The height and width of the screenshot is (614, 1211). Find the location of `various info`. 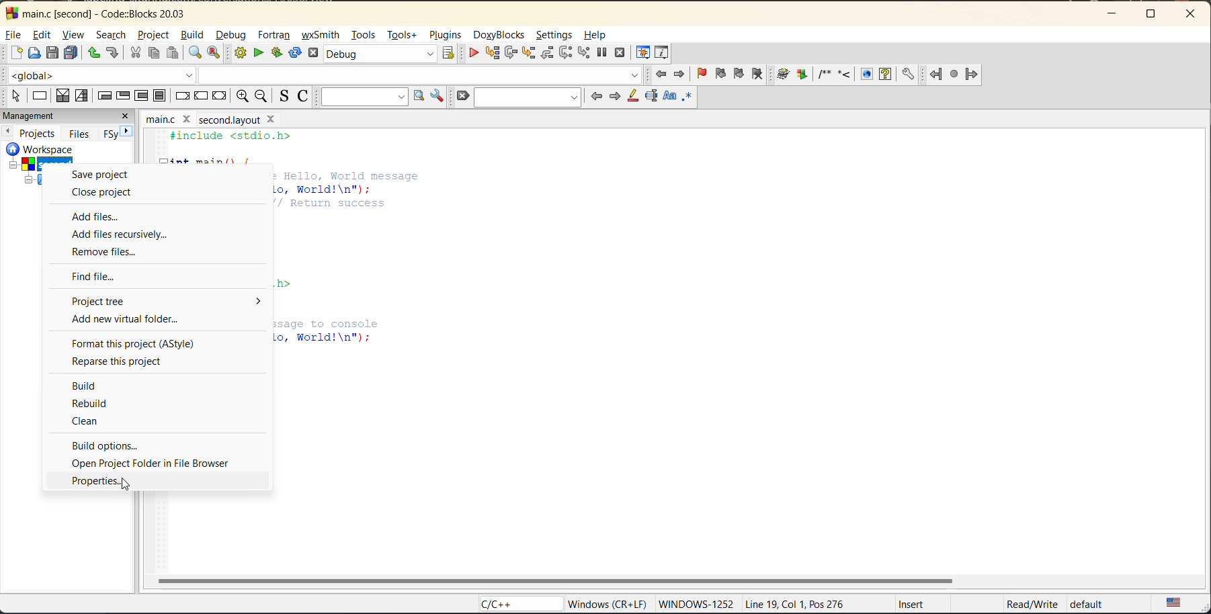

various info is located at coordinates (665, 54).